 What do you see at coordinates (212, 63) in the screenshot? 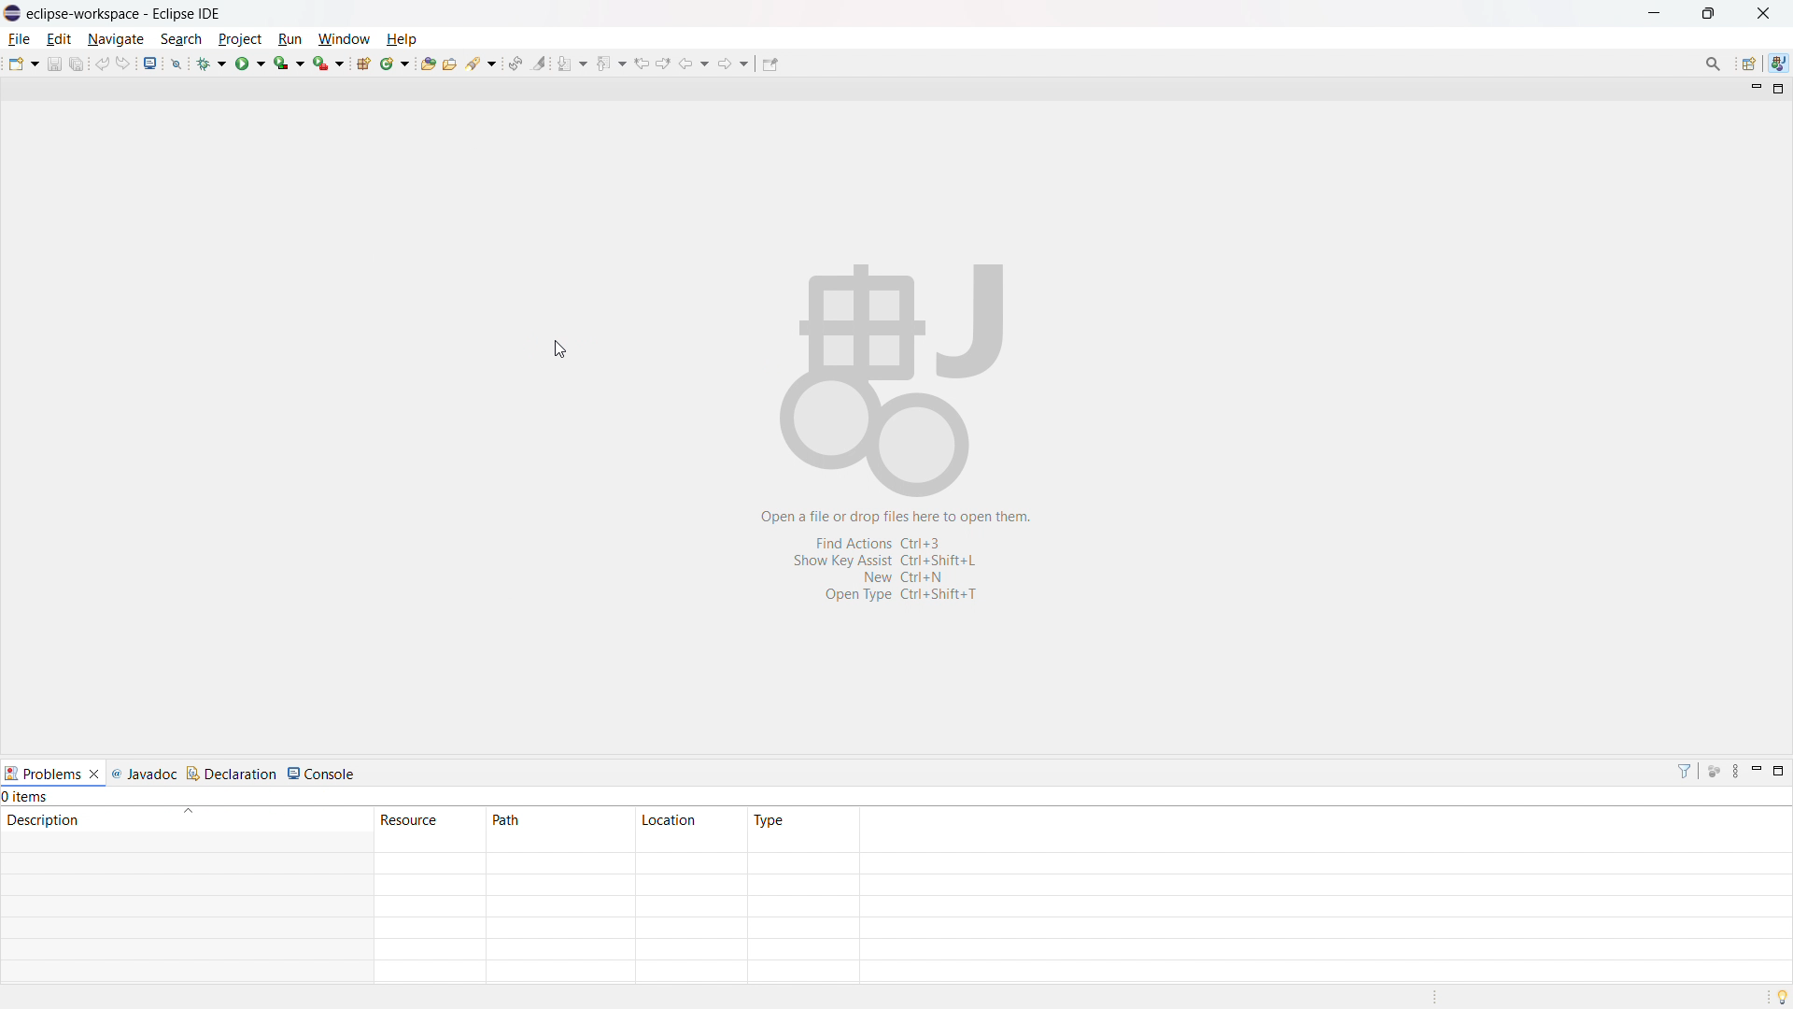
I see `debug` at bounding box center [212, 63].